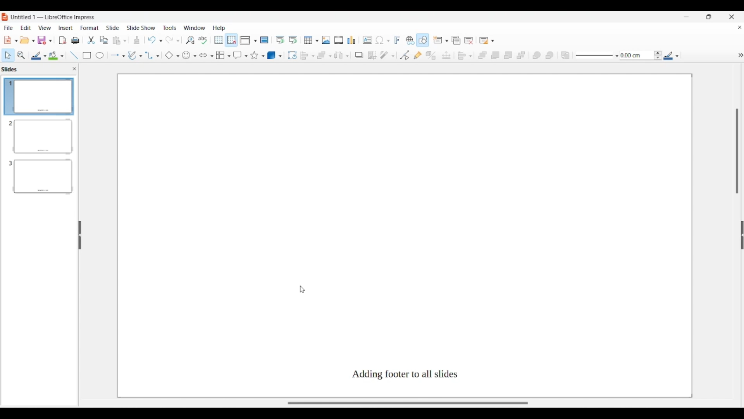 Image resolution: width=744 pixels, height=419 pixels. What do you see at coordinates (359, 55) in the screenshot?
I see `Shadow` at bounding box center [359, 55].